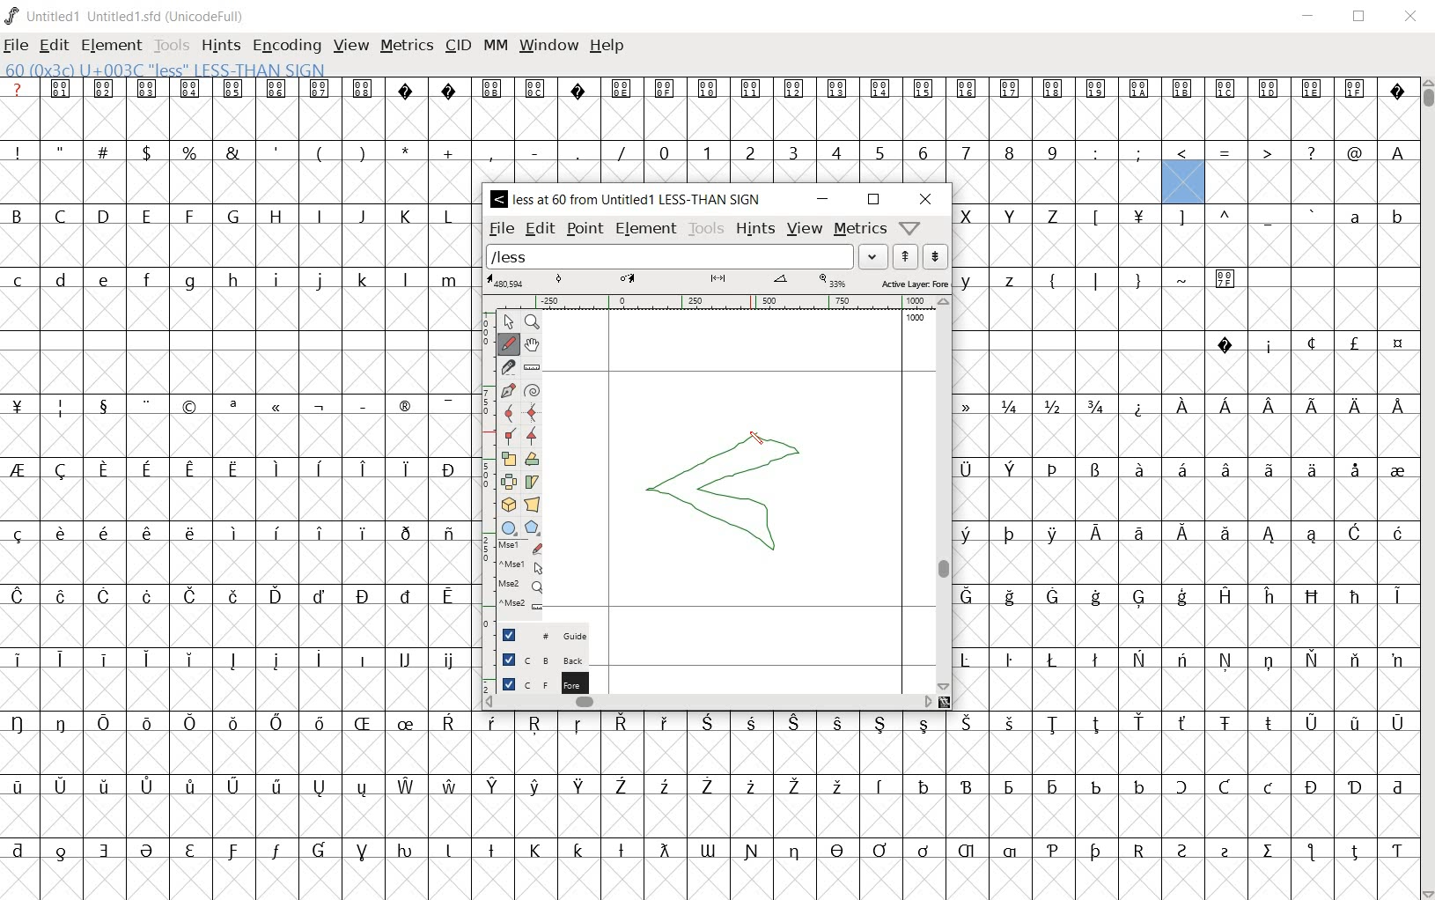 The image size is (1435, 900). Describe the element at coordinates (709, 704) in the screenshot. I see `scrollbar` at that location.